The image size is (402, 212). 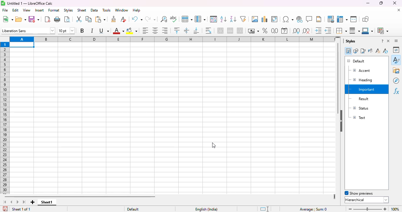 I want to click on cursor, so click(x=214, y=145).